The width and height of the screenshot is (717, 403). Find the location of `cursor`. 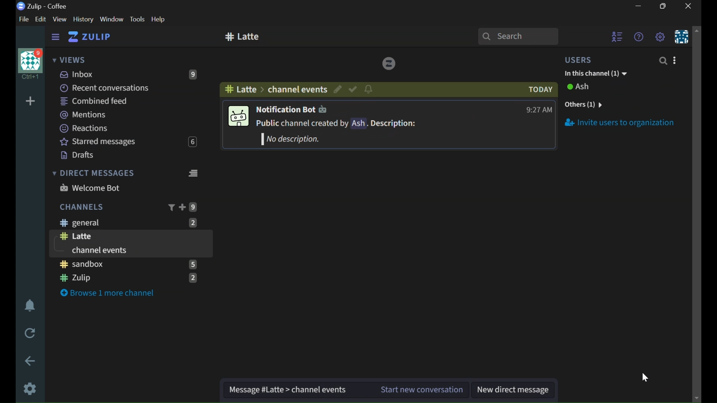

cursor is located at coordinates (645, 377).